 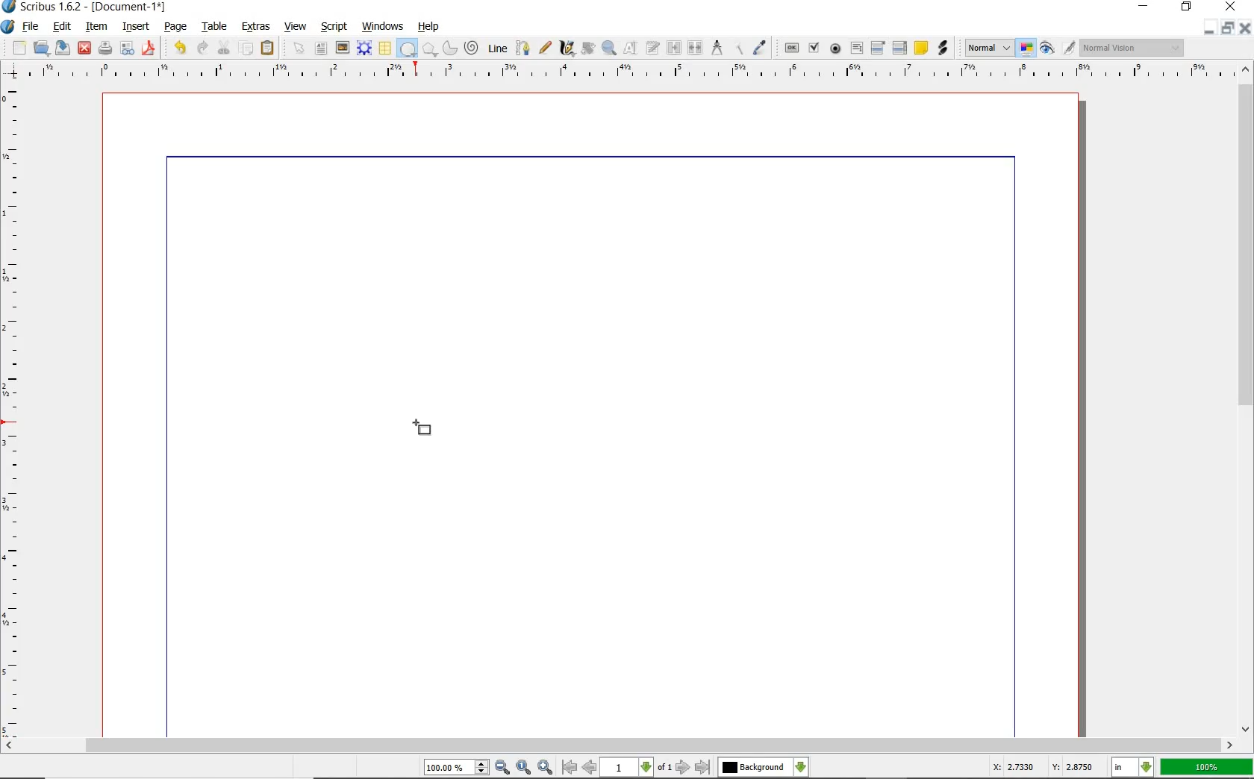 What do you see at coordinates (429, 49) in the screenshot?
I see `POLYGON` at bounding box center [429, 49].